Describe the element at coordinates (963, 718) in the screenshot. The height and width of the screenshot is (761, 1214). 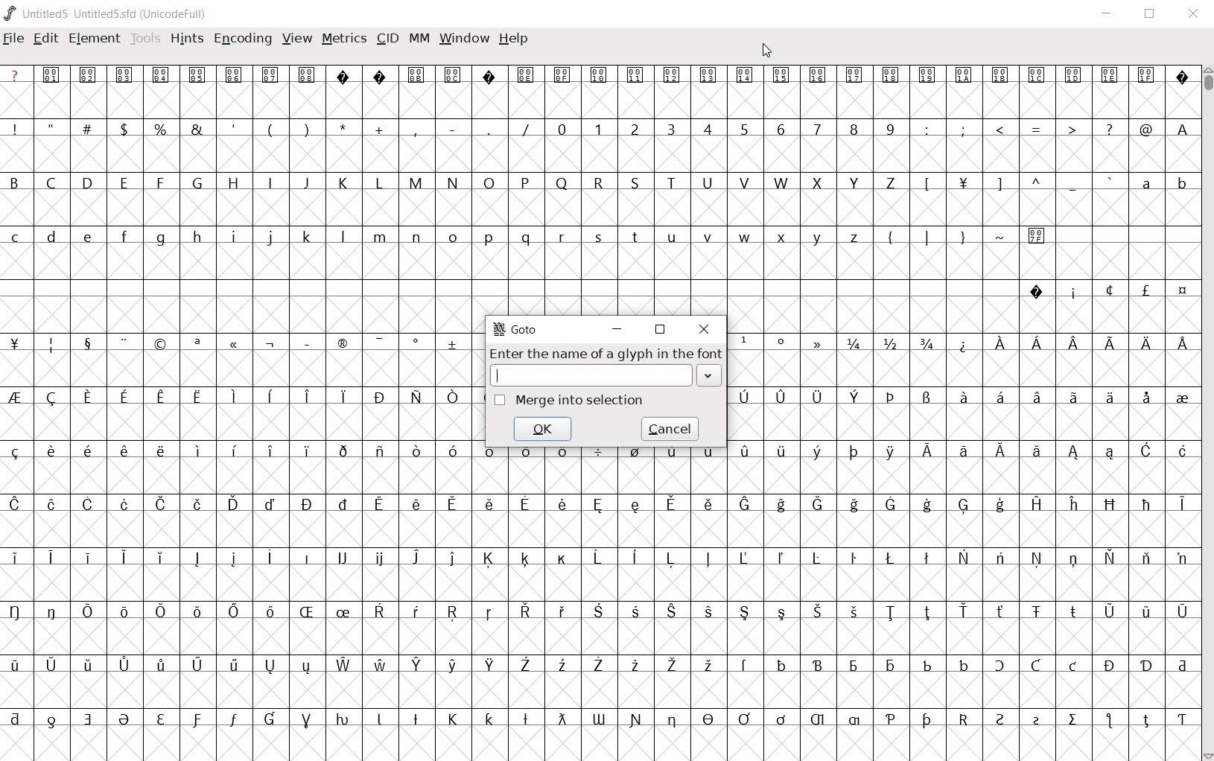
I see `Symbol` at that location.